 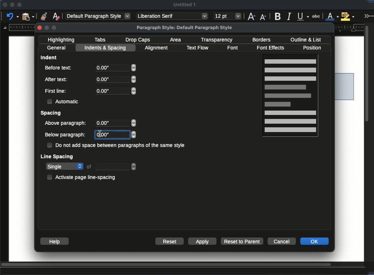 I want to click on single, so click(x=65, y=167).